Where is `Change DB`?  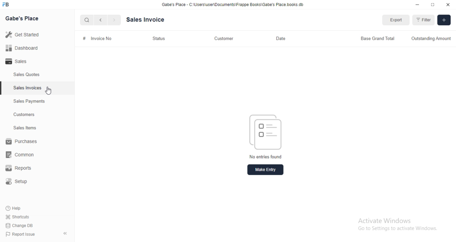
Change DB is located at coordinates (20, 226).